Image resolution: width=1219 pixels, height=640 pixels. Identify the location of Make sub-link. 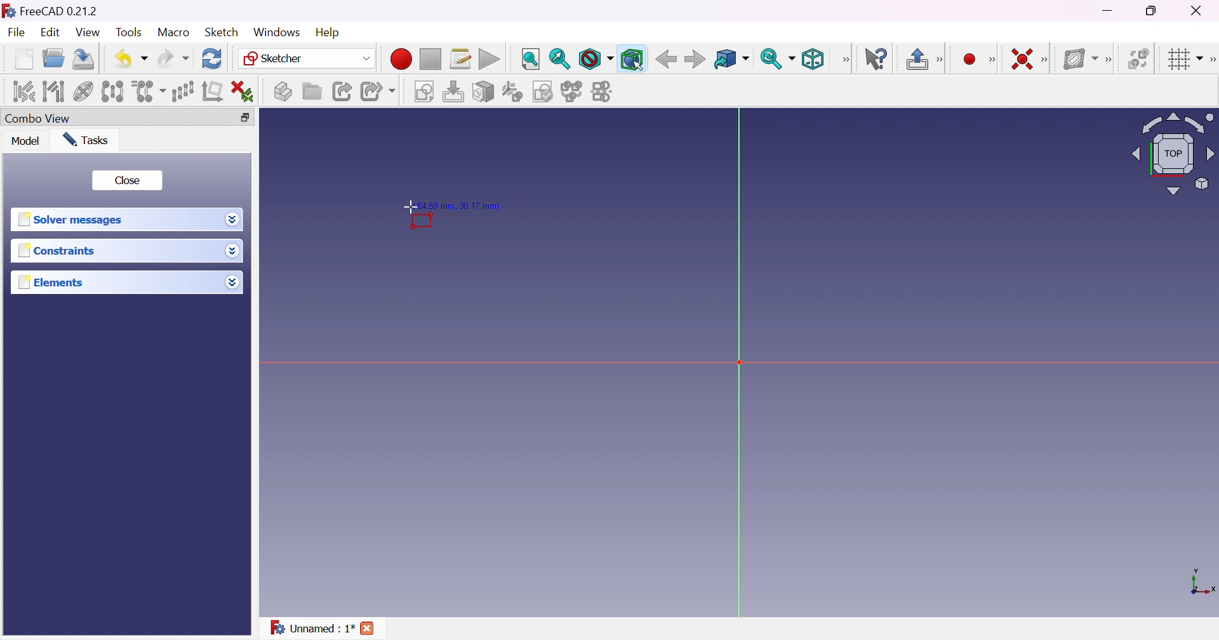
(378, 91).